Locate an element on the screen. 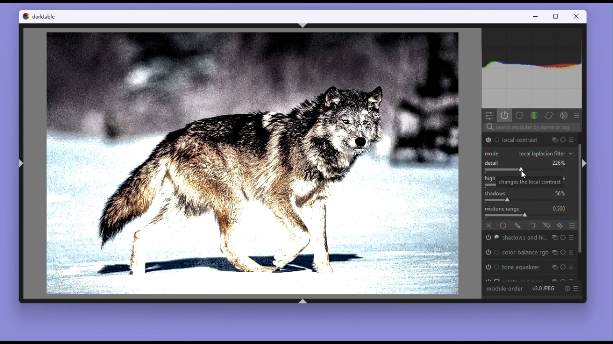 The image size is (613, 344). Histogram is located at coordinates (532, 69).